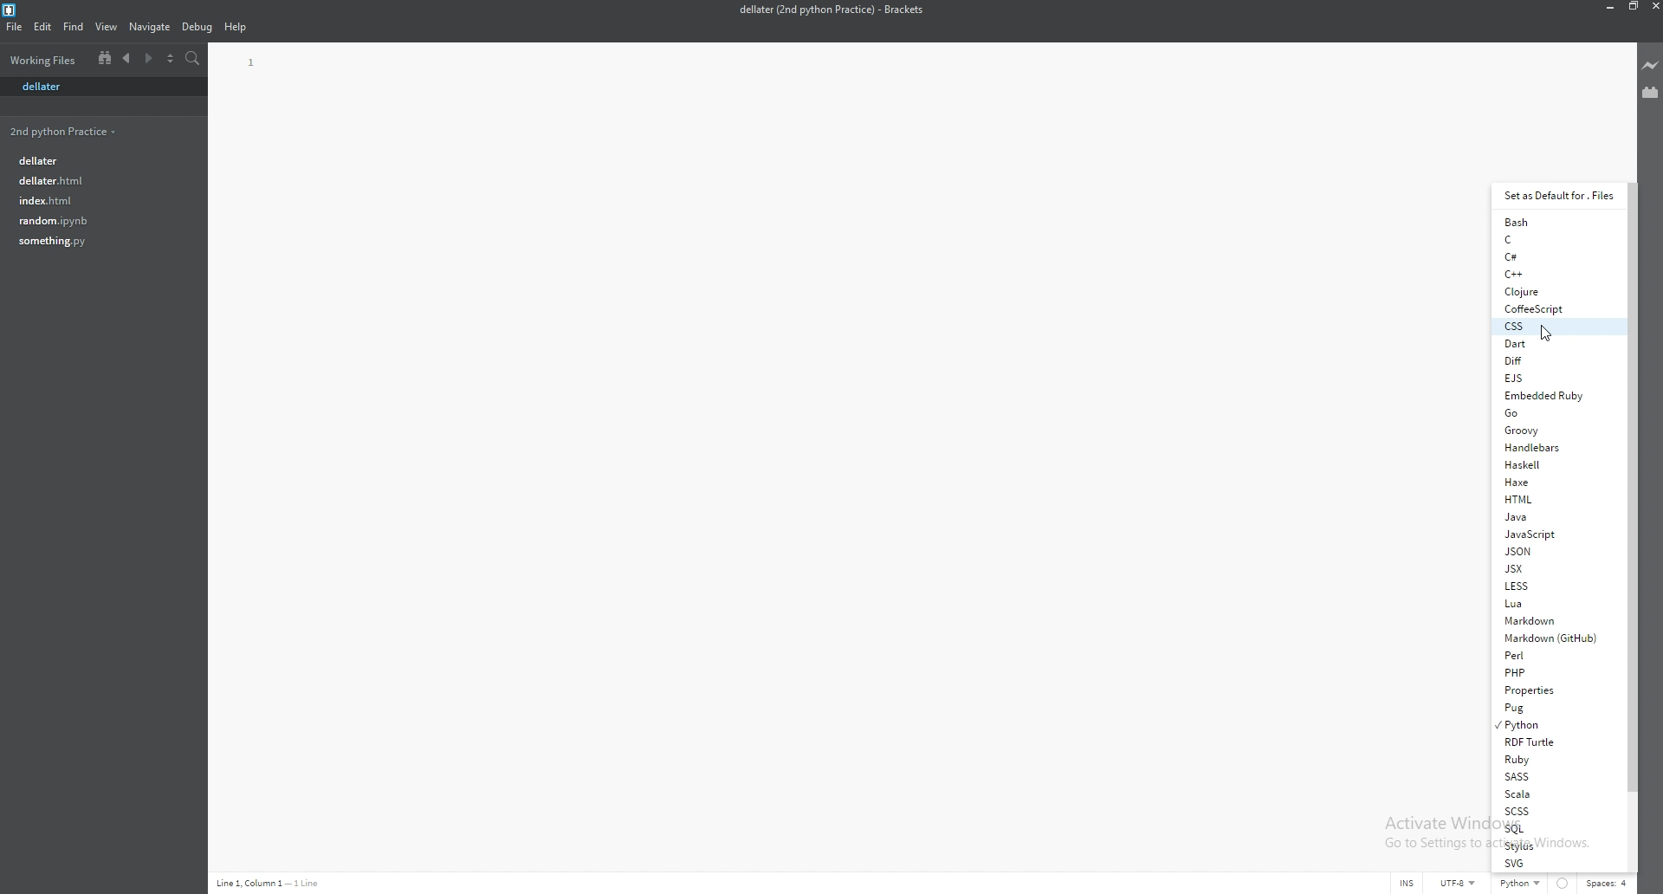  What do you see at coordinates (1556, 534) in the screenshot?
I see `javascript` at bounding box center [1556, 534].